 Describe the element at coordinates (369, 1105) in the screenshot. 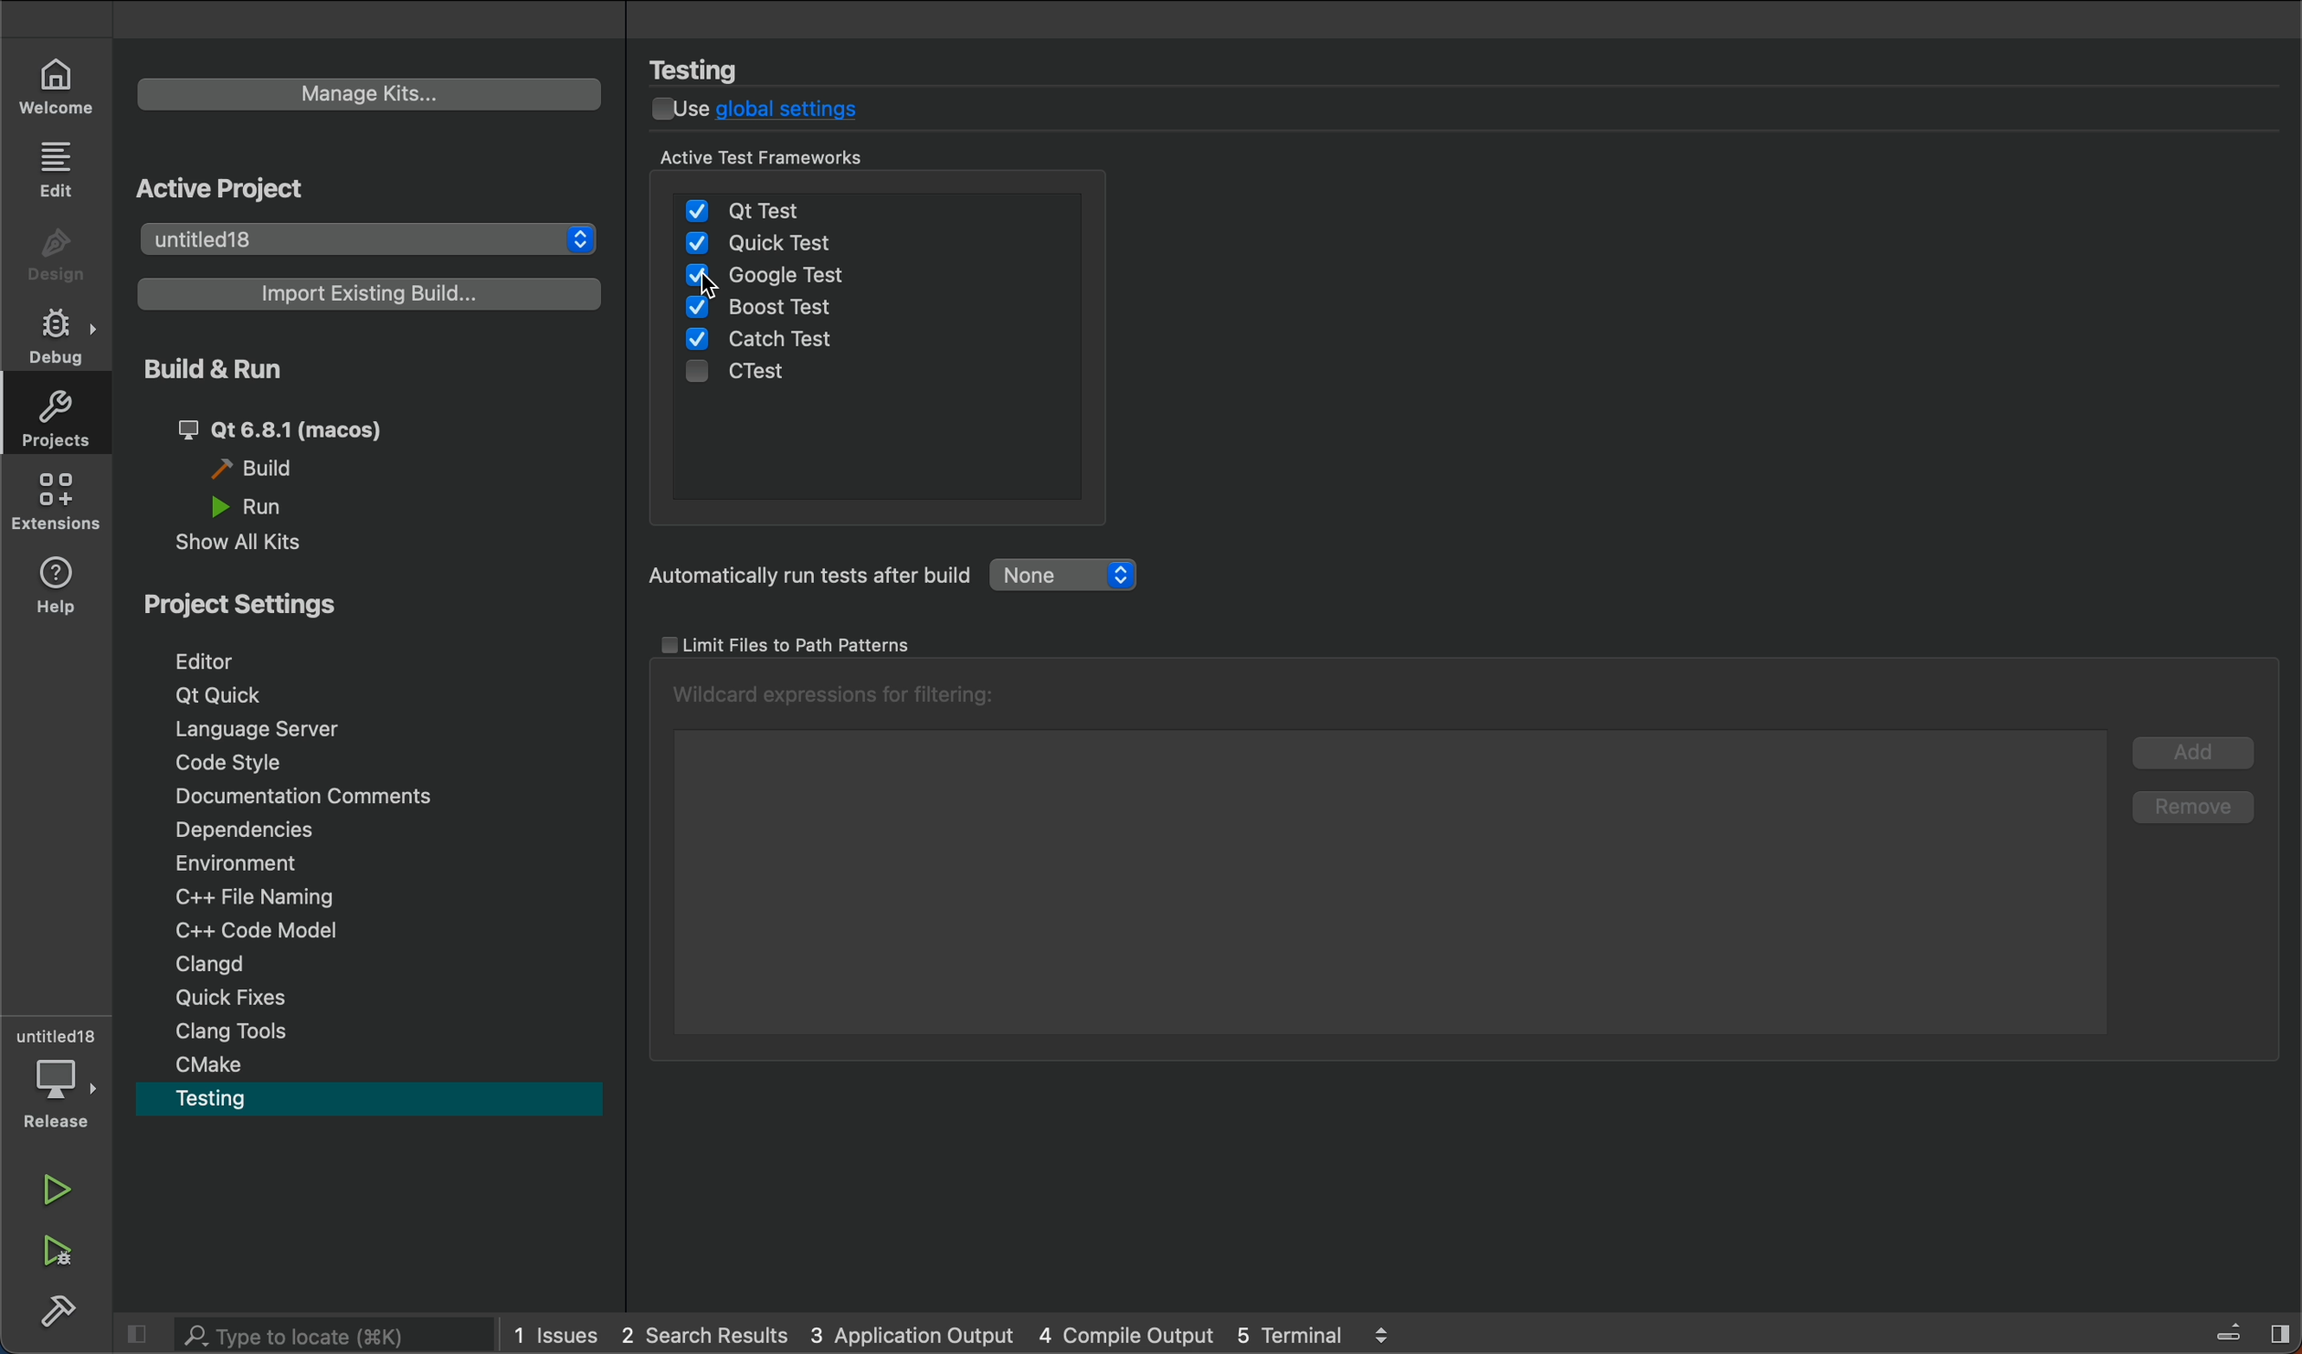

I see `testing` at that location.